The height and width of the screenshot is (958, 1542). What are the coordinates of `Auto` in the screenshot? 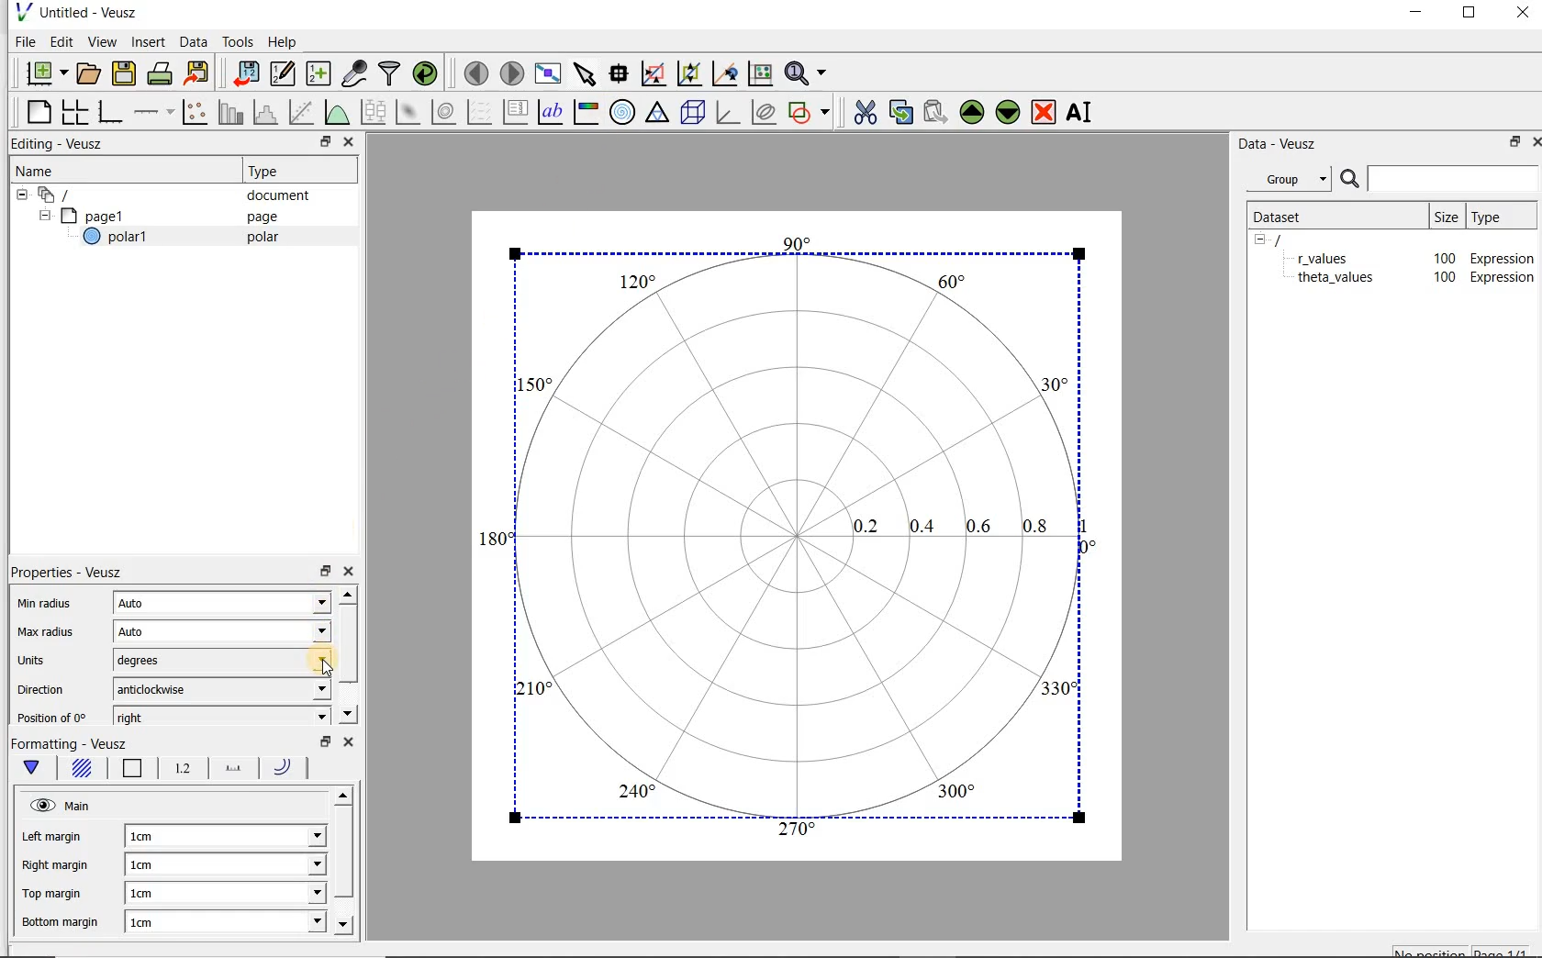 It's located at (151, 631).